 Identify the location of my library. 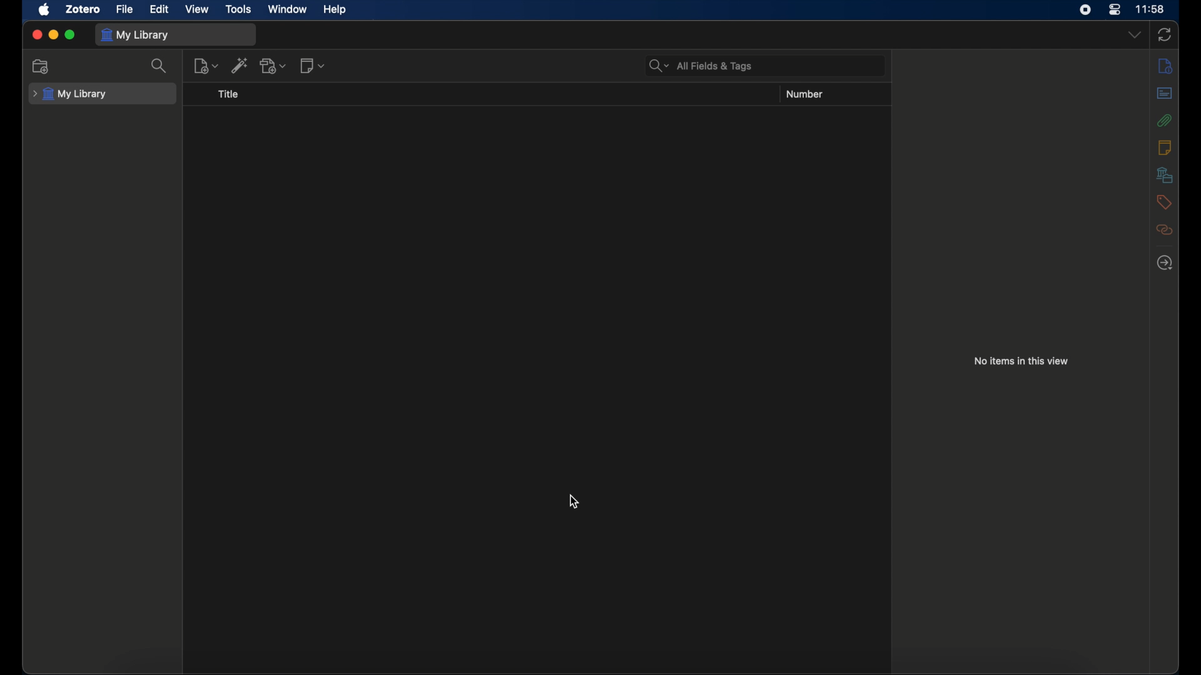
(70, 94).